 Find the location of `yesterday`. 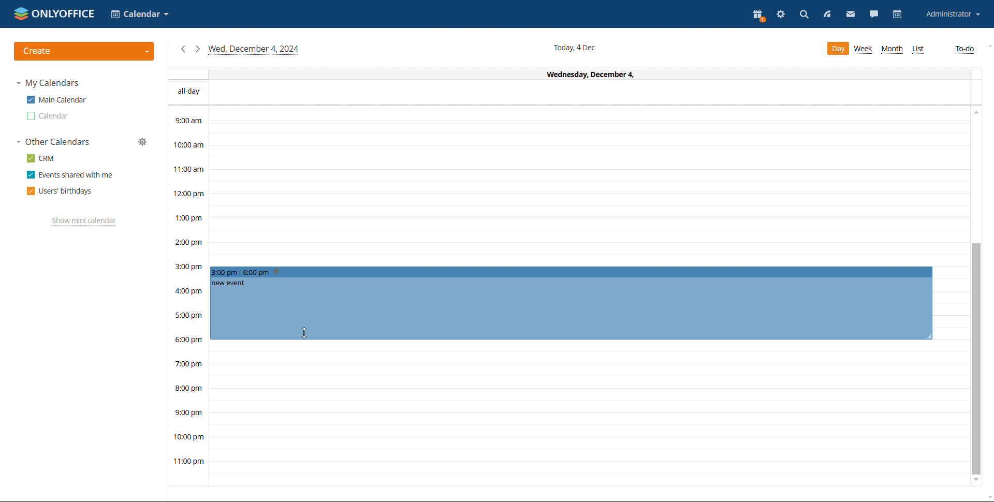

yesterday is located at coordinates (182, 49).